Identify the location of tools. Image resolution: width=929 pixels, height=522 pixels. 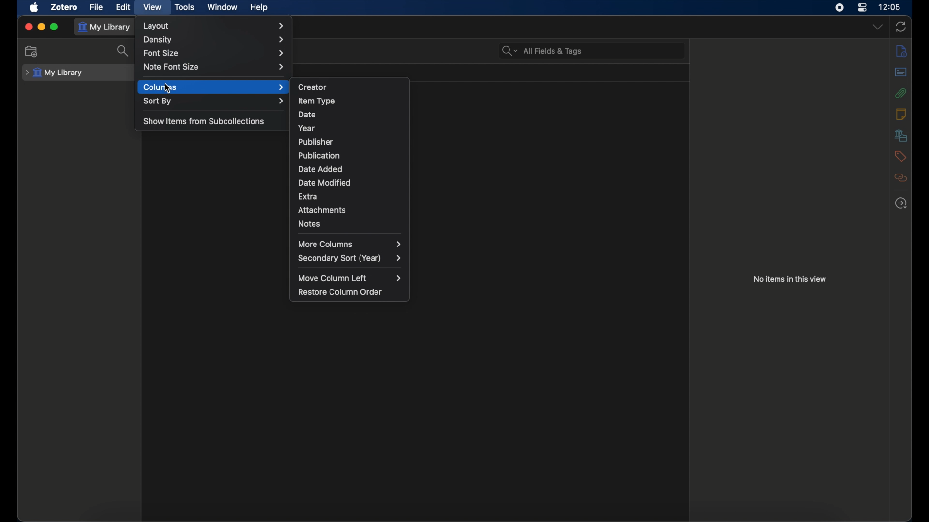
(185, 7).